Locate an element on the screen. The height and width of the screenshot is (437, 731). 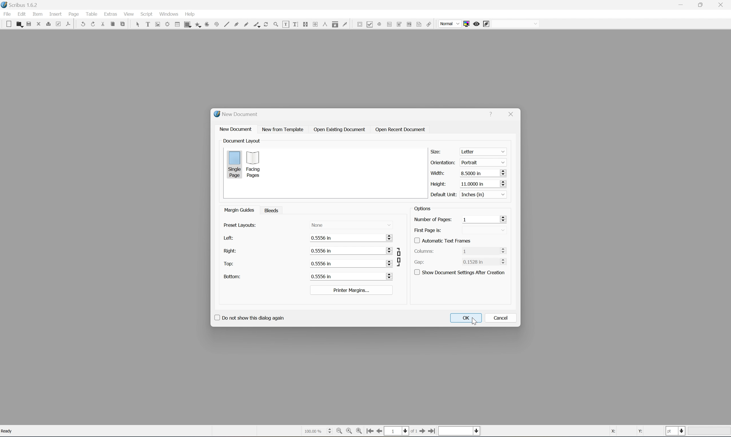
line is located at coordinates (227, 24).